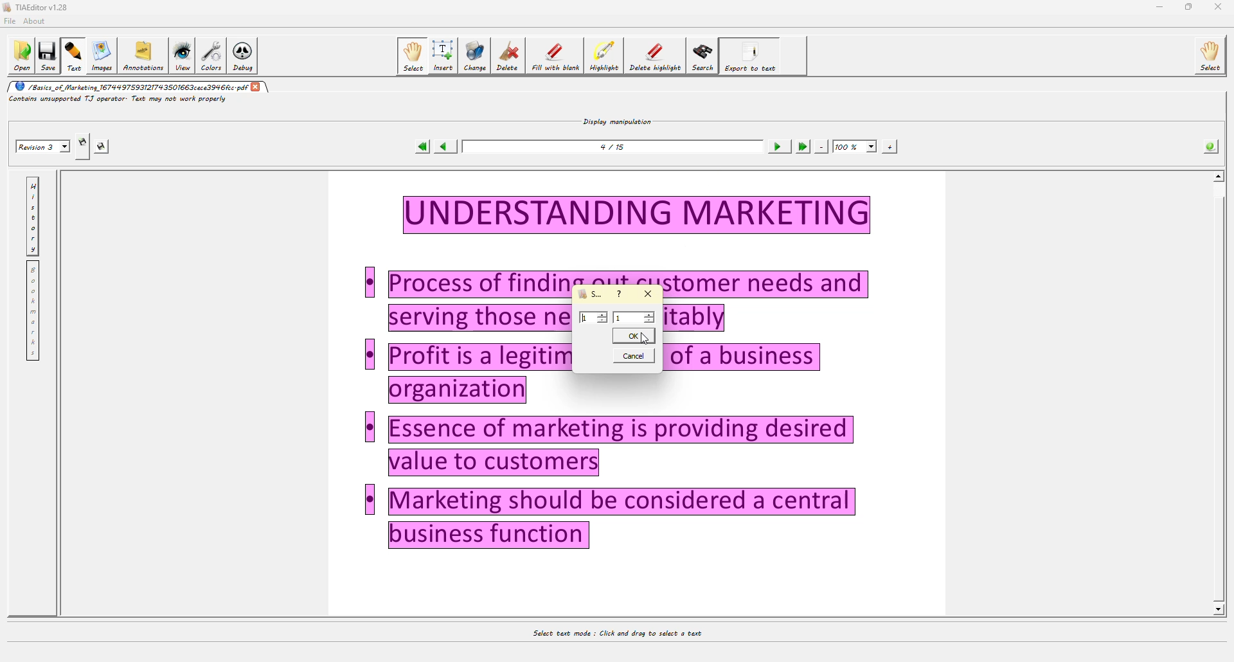  What do you see at coordinates (32, 310) in the screenshot?
I see `bookmarks` at bounding box center [32, 310].